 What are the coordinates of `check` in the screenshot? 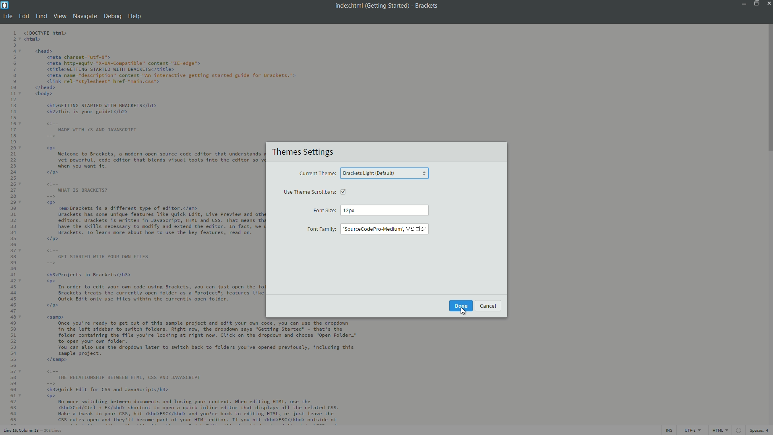 It's located at (346, 192).